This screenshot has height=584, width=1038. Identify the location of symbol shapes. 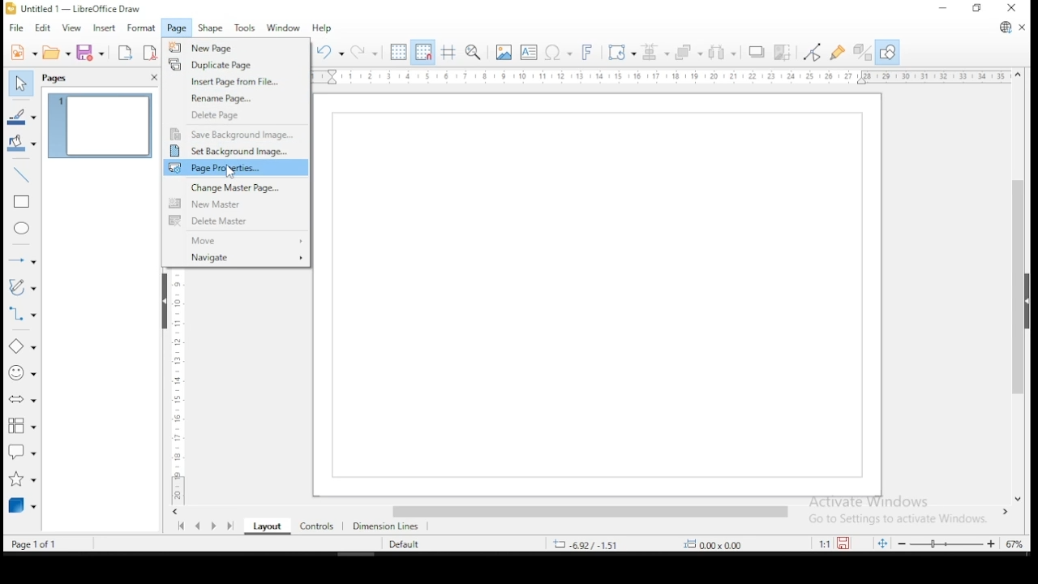
(20, 377).